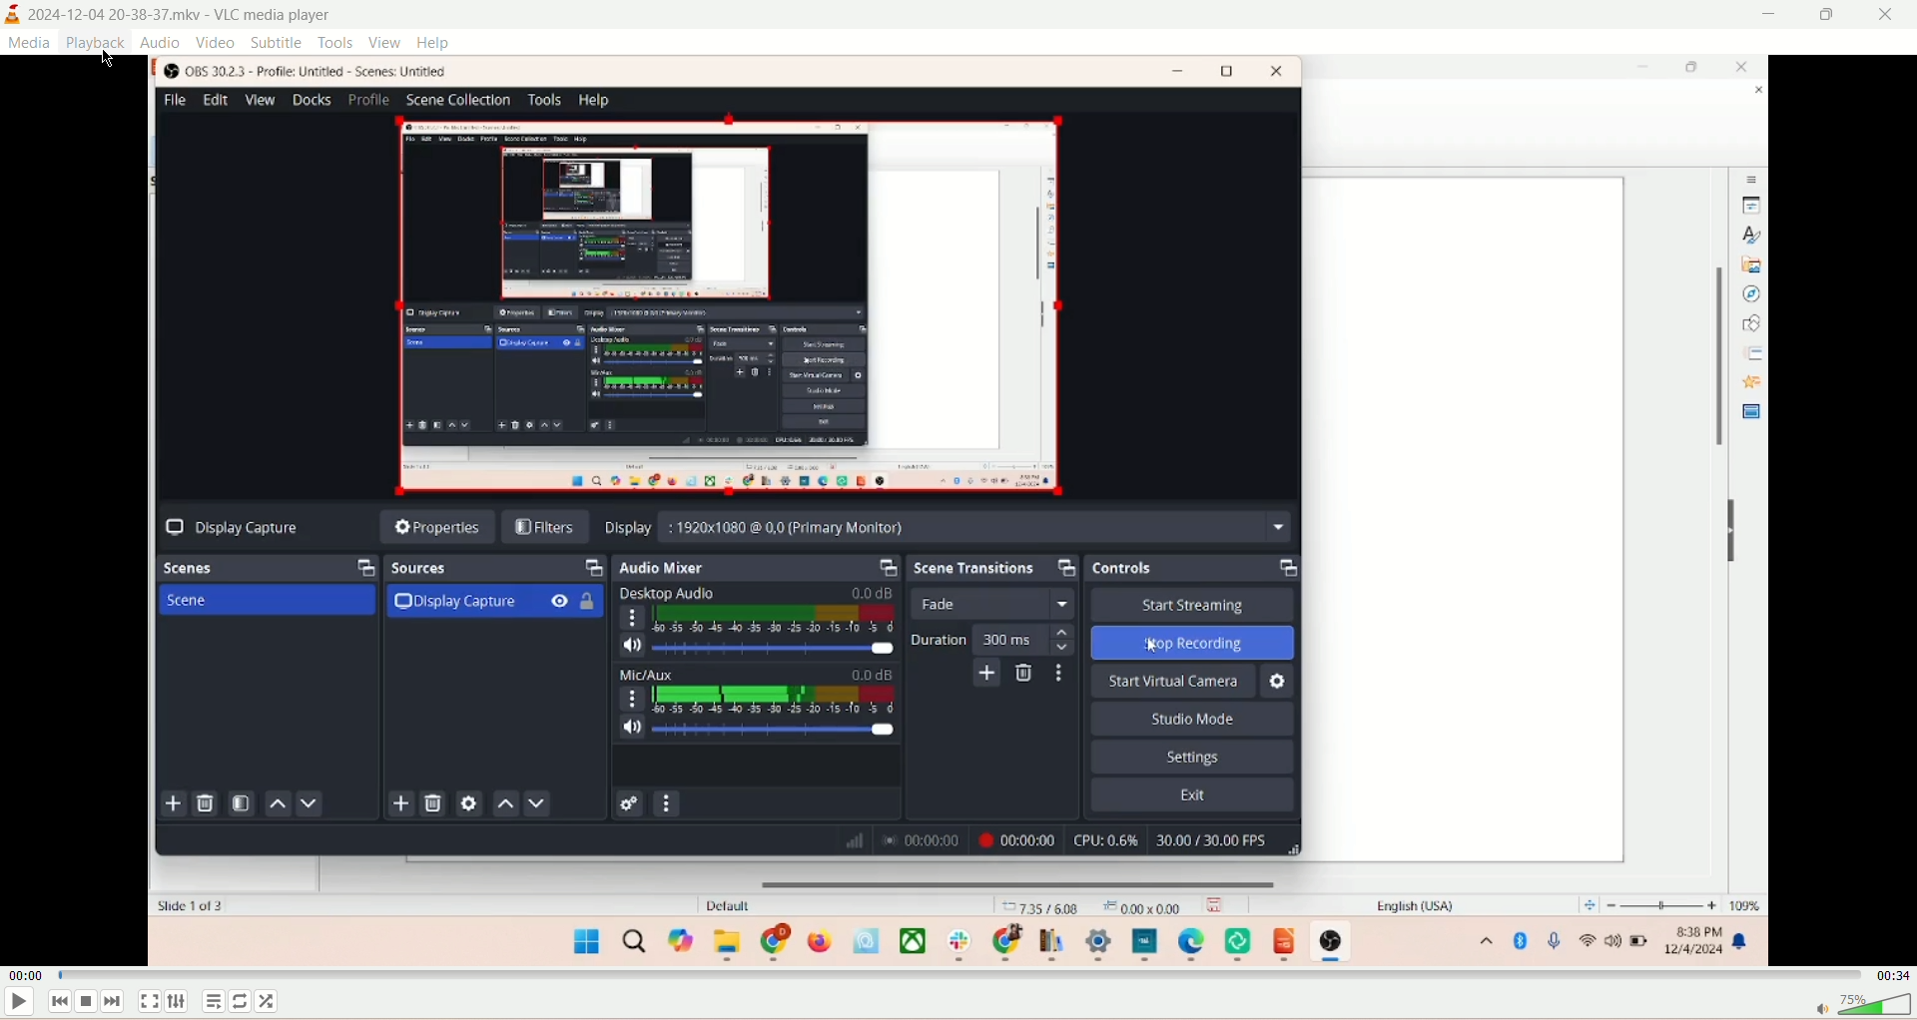 This screenshot has width=1917, height=1020. Describe the element at coordinates (26, 974) in the screenshot. I see `played time` at that location.